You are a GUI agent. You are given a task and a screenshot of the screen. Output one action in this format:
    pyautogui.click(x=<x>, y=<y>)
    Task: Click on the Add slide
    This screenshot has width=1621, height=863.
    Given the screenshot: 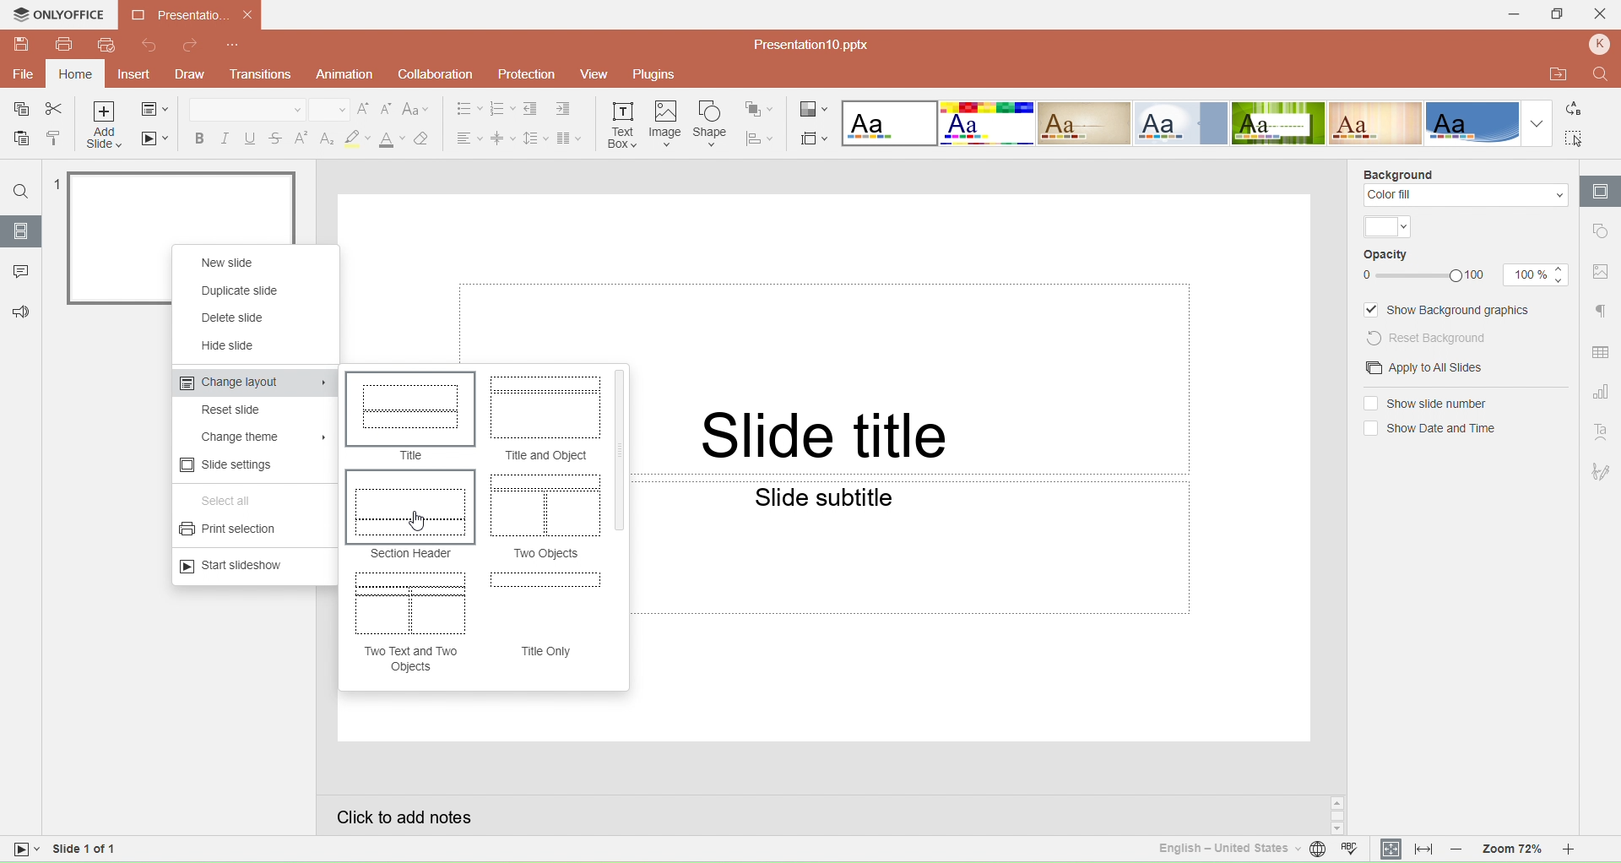 What is the action you would take?
    pyautogui.click(x=105, y=127)
    